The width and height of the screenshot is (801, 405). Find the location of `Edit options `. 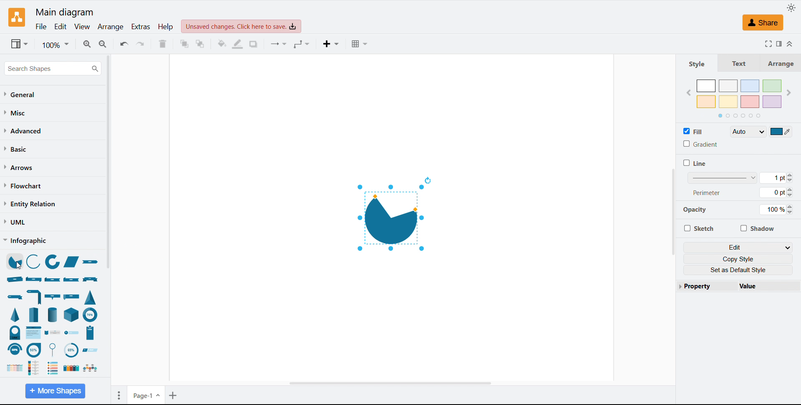

Edit options  is located at coordinates (738, 247).